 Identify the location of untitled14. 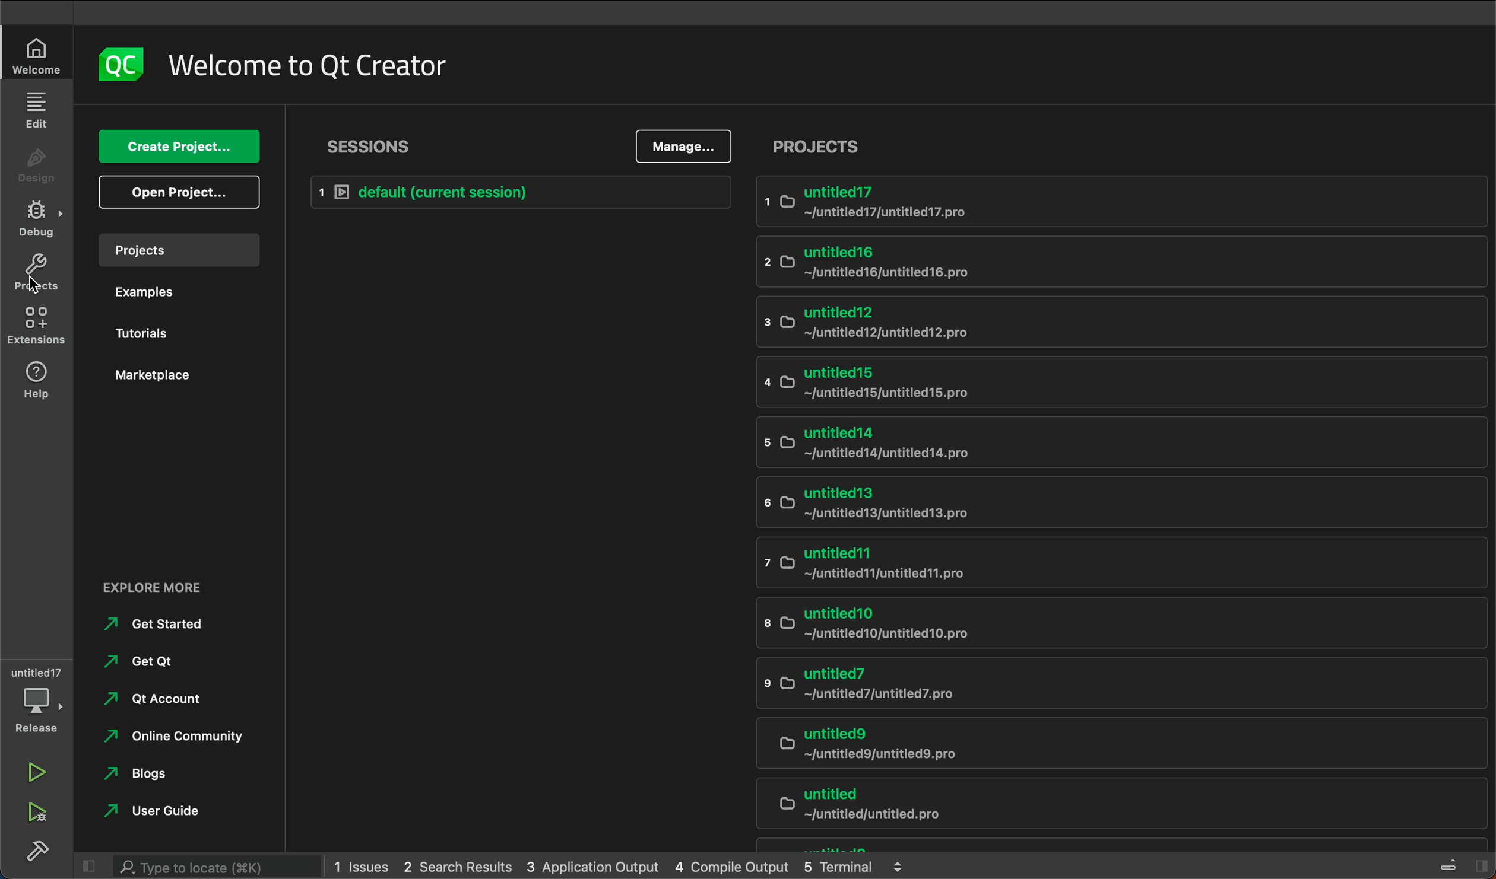
(1085, 439).